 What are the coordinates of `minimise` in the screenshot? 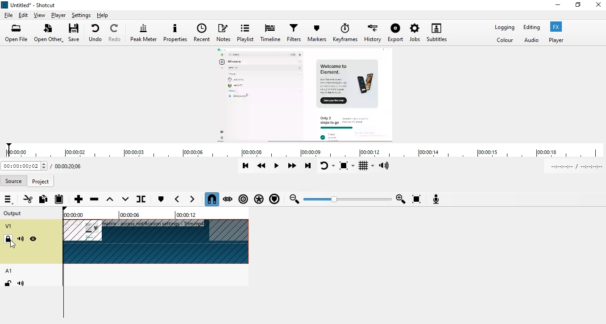 It's located at (559, 4).